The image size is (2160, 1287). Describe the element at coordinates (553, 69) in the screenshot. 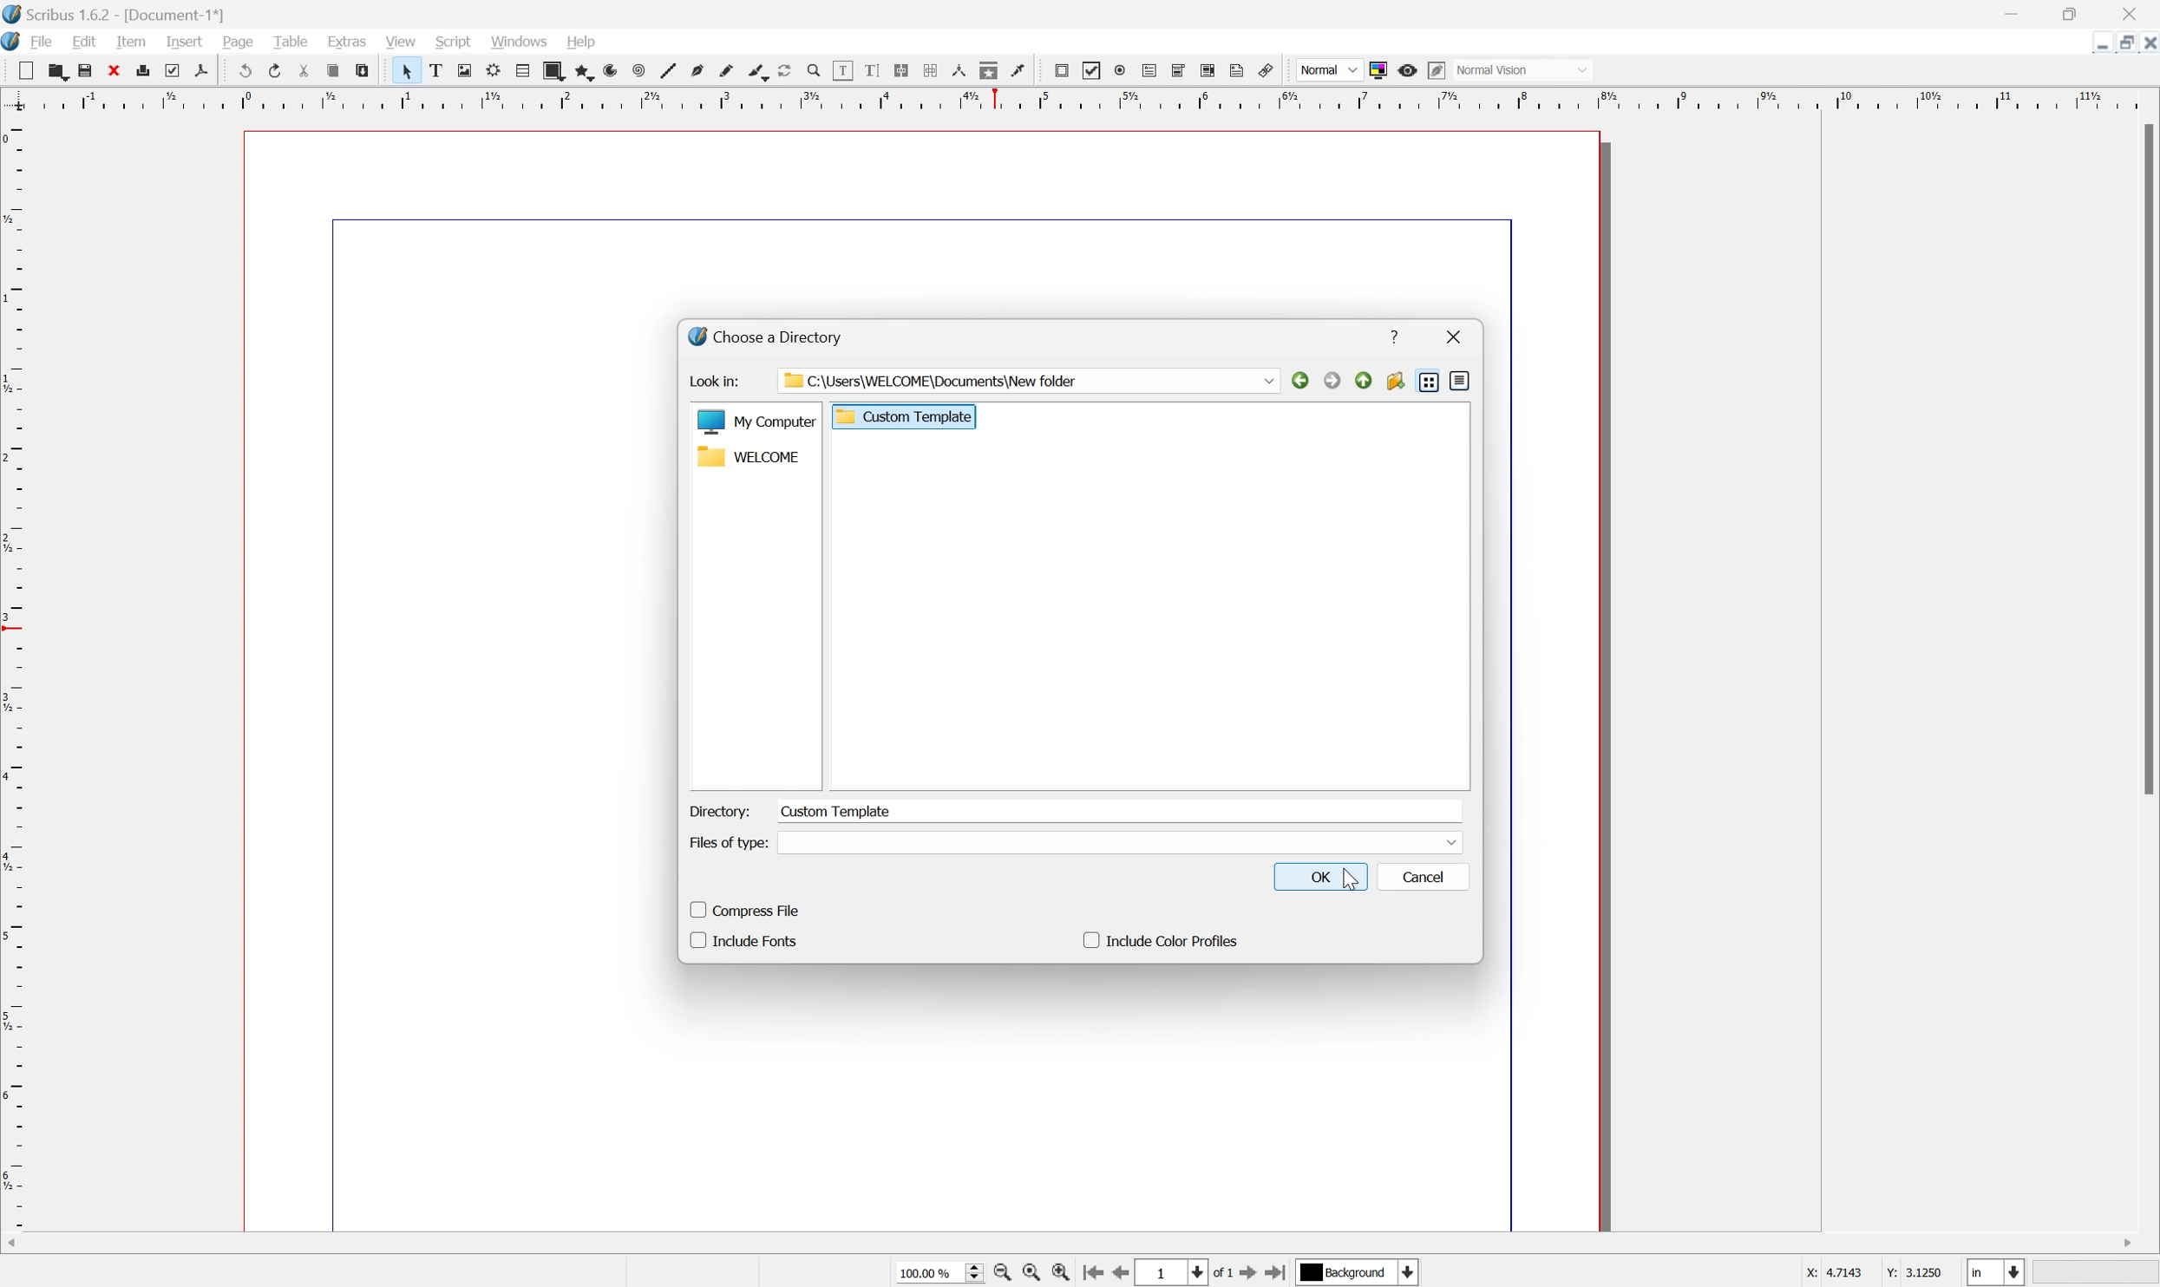

I see `shape` at that location.